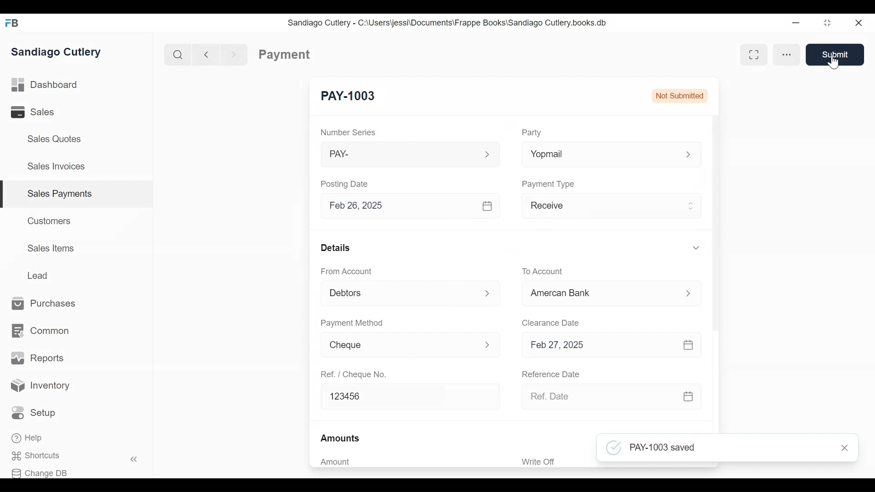 The image size is (875, 492). What do you see at coordinates (41, 456) in the screenshot?
I see `Shortcuts` at bounding box center [41, 456].